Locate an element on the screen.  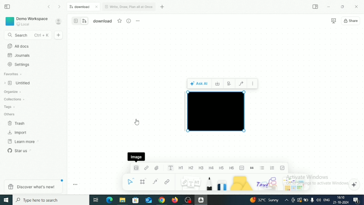
Download is located at coordinates (218, 83).